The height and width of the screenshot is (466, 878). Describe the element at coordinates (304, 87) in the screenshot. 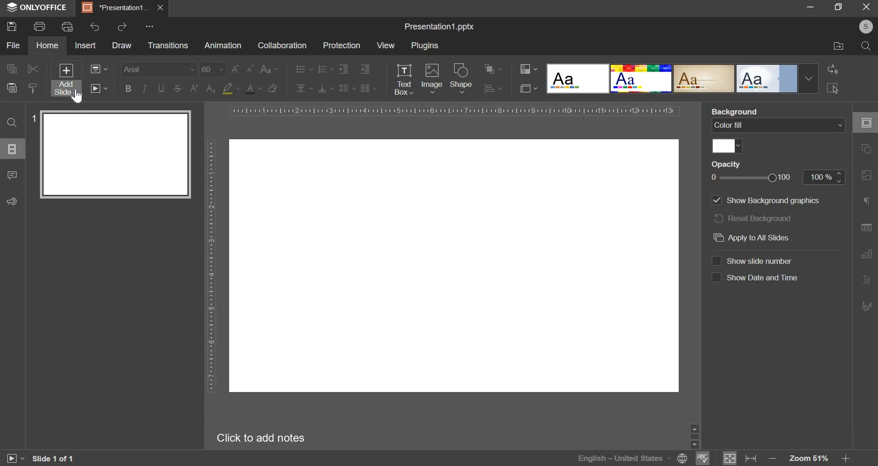

I see `horizontal alignment` at that location.